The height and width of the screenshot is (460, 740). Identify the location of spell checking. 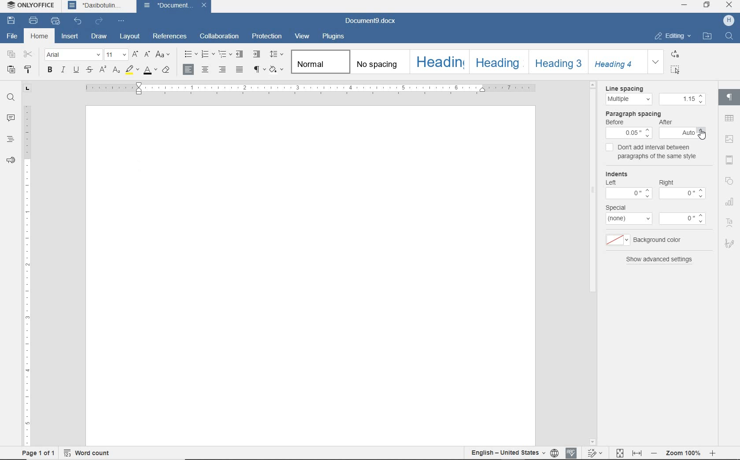
(571, 453).